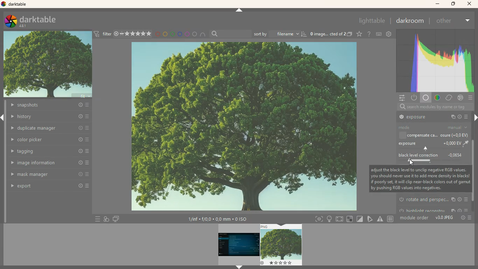 This screenshot has height=269, width=478. Describe the element at coordinates (242, 125) in the screenshot. I see `image` at that location.